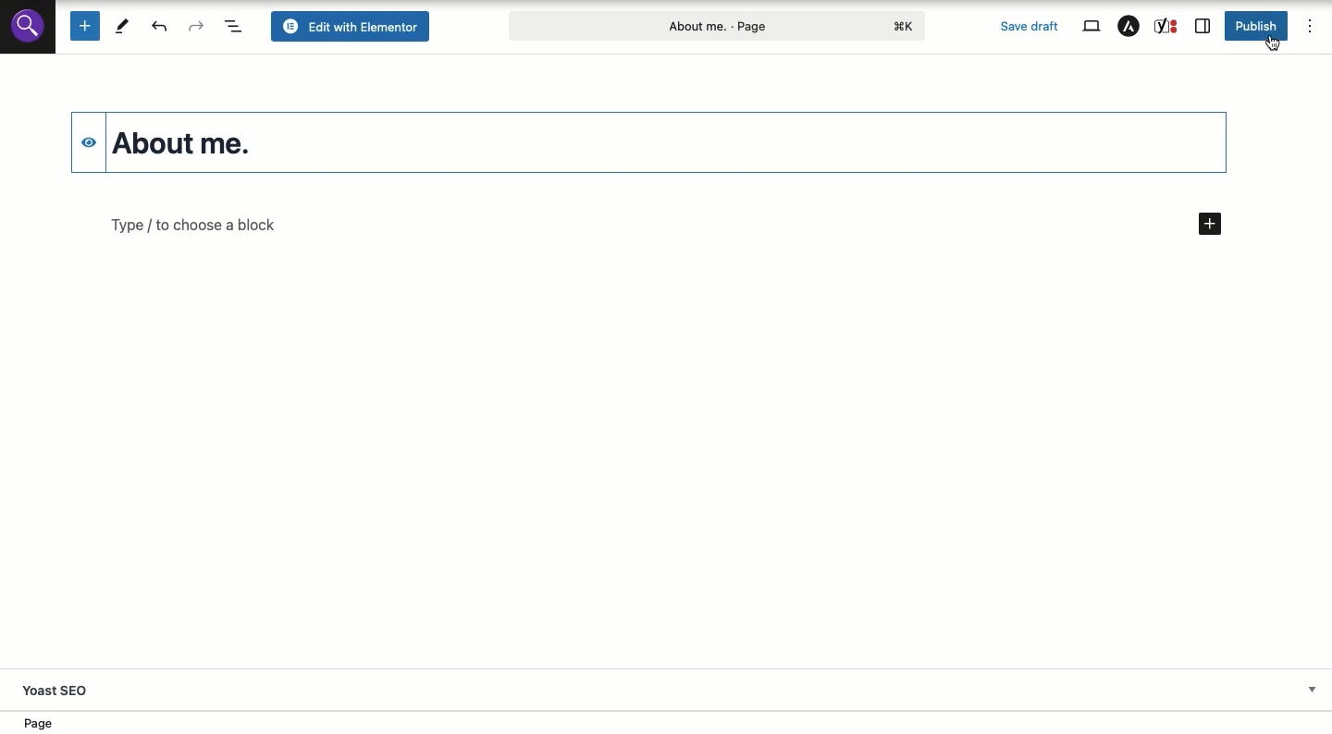 Image resolution: width=1332 pixels, height=734 pixels. Describe the element at coordinates (162, 26) in the screenshot. I see `Undo` at that location.